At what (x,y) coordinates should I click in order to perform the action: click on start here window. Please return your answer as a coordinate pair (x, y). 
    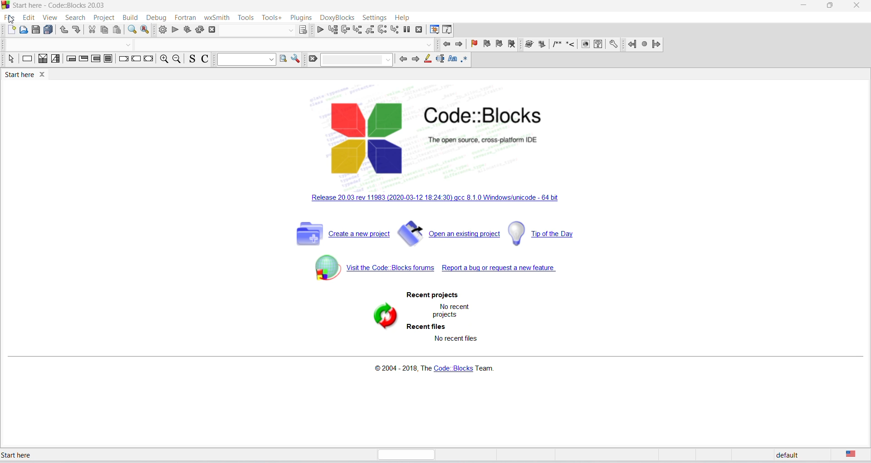
    Looking at the image, I should click on (57, 6).